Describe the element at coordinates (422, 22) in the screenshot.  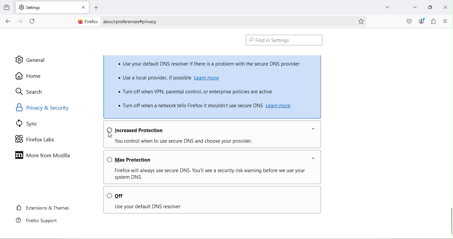
I see `Account` at that location.